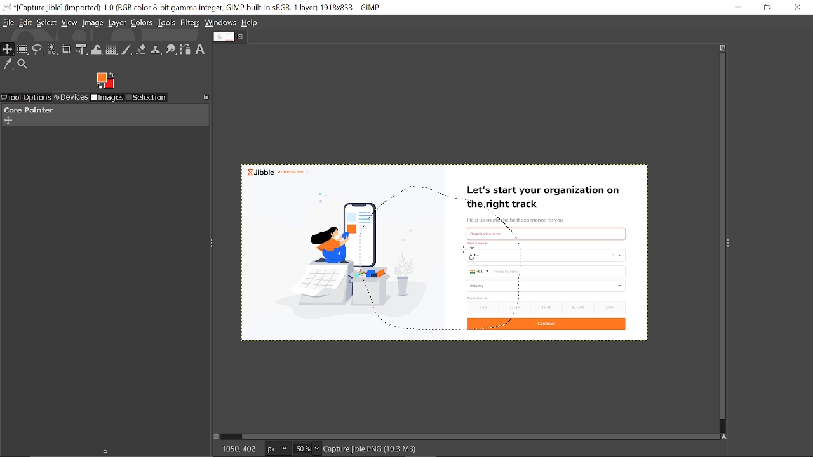  Describe the element at coordinates (220, 22) in the screenshot. I see `Windows` at that location.